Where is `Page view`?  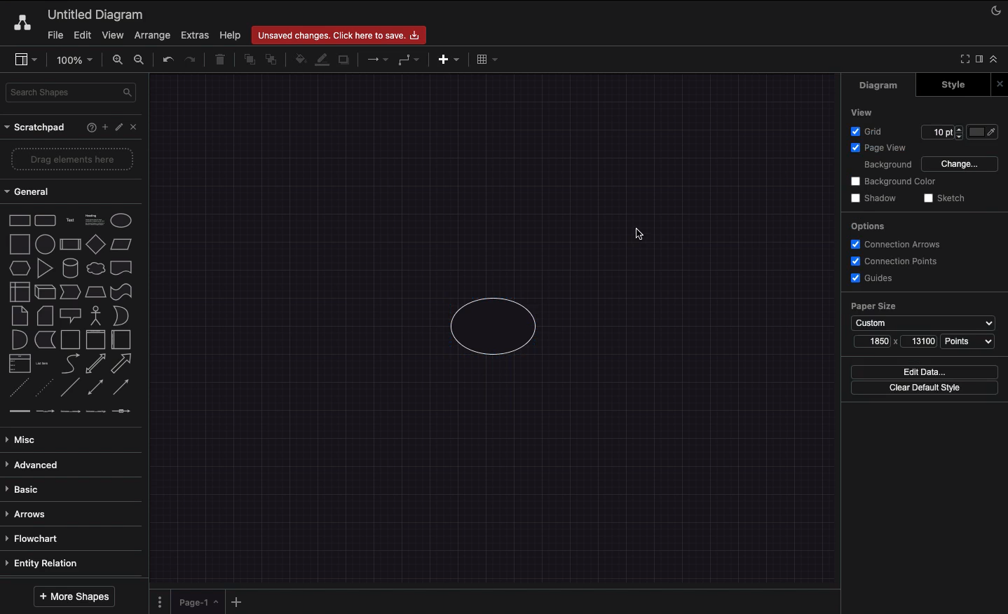 Page view is located at coordinates (876, 149).